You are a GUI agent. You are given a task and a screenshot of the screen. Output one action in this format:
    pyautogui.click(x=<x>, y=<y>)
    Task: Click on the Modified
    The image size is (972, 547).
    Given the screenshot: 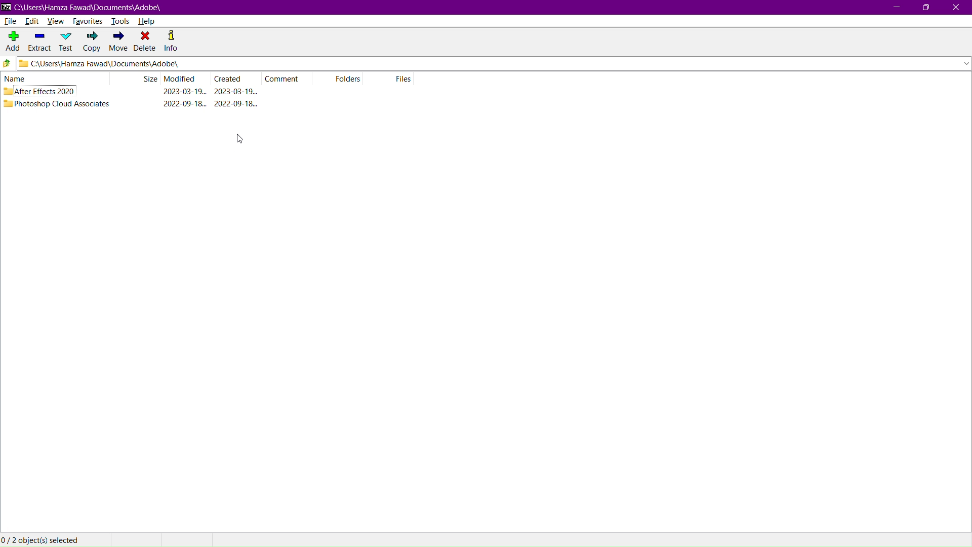 What is the action you would take?
    pyautogui.click(x=185, y=79)
    